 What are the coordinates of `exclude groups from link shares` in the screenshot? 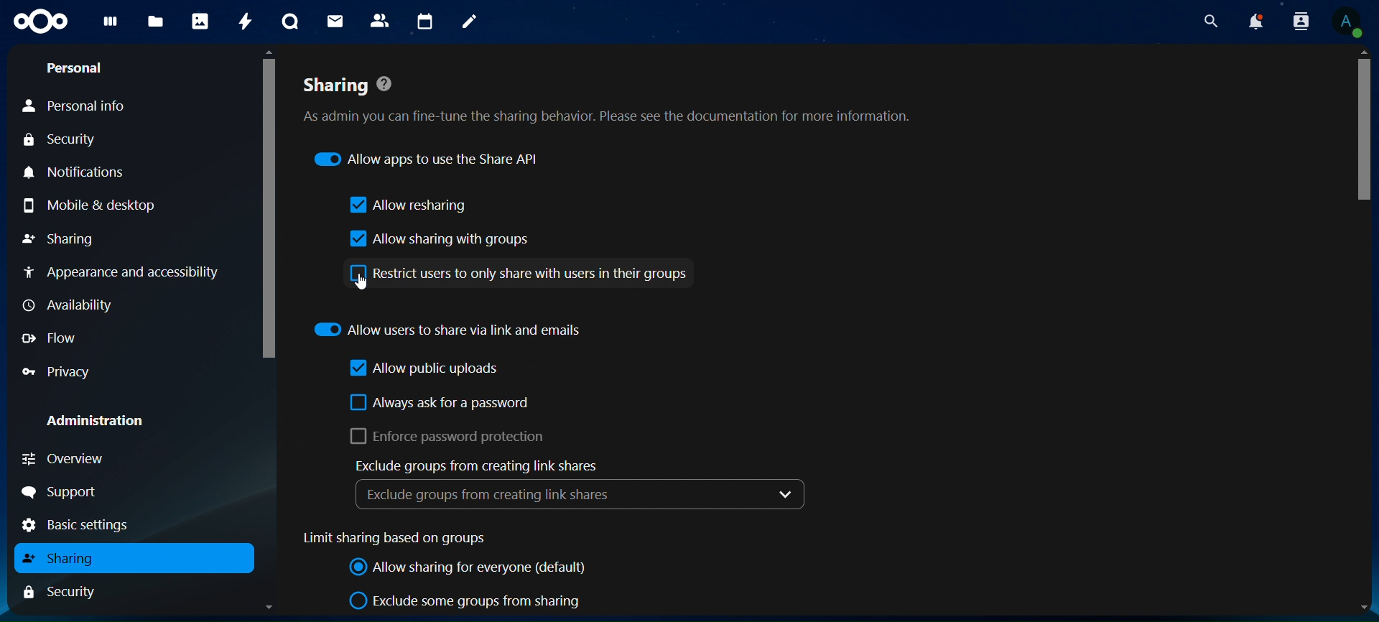 It's located at (582, 486).